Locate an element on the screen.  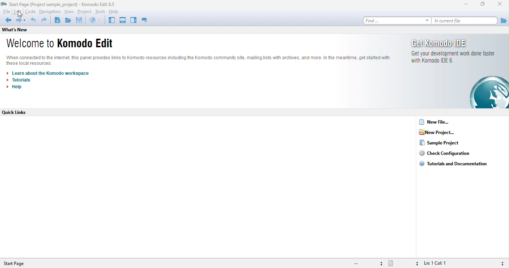
ln 1, col 1 is located at coordinates (443, 263).